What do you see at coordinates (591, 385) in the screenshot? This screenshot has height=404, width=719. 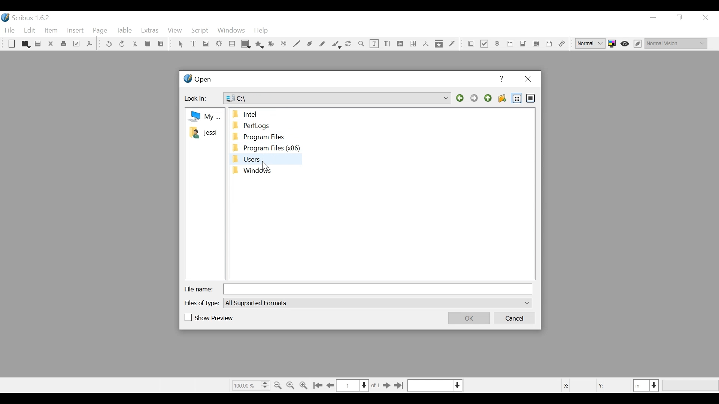 I see `Coordinates` at bounding box center [591, 385].